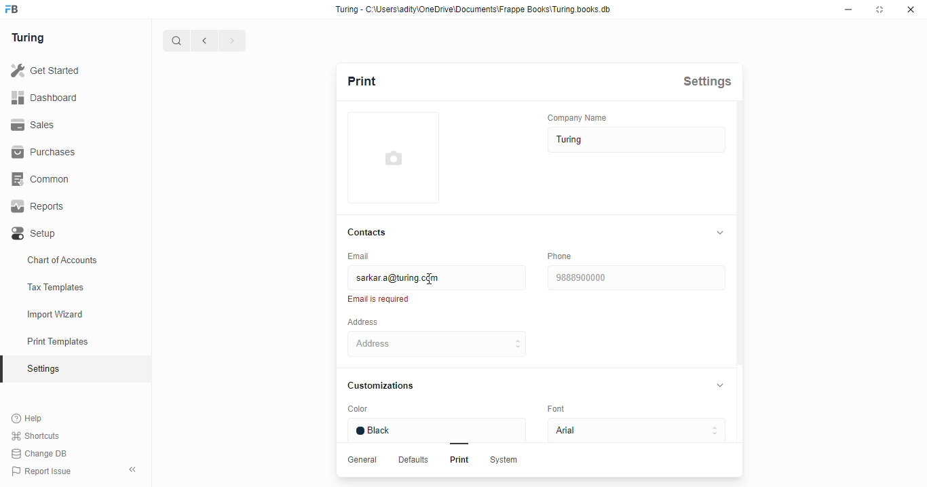  What do you see at coordinates (435, 277) in the screenshot?
I see `sarkar.a@turing.com` at bounding box center [435, 277].